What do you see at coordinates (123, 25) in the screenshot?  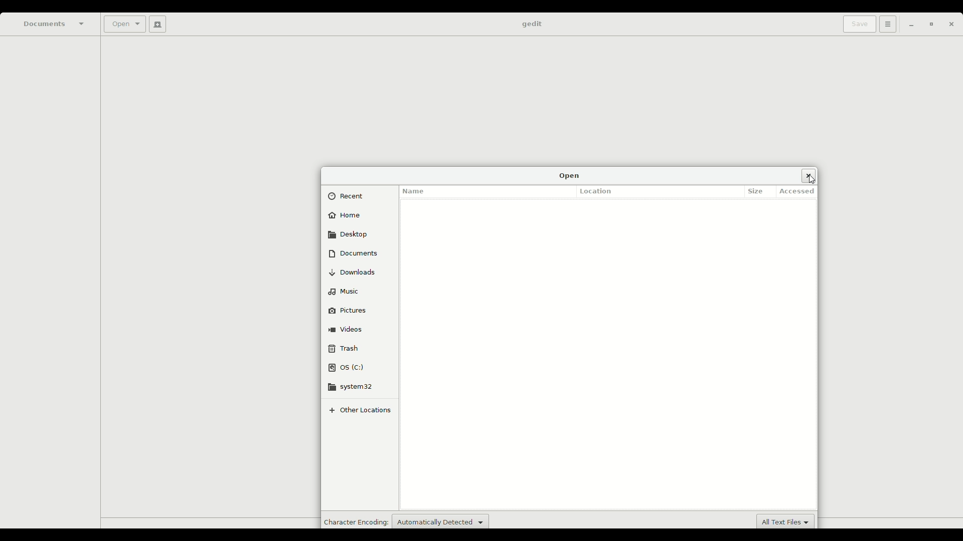 I see `Open` at bounding box center [123, 25].